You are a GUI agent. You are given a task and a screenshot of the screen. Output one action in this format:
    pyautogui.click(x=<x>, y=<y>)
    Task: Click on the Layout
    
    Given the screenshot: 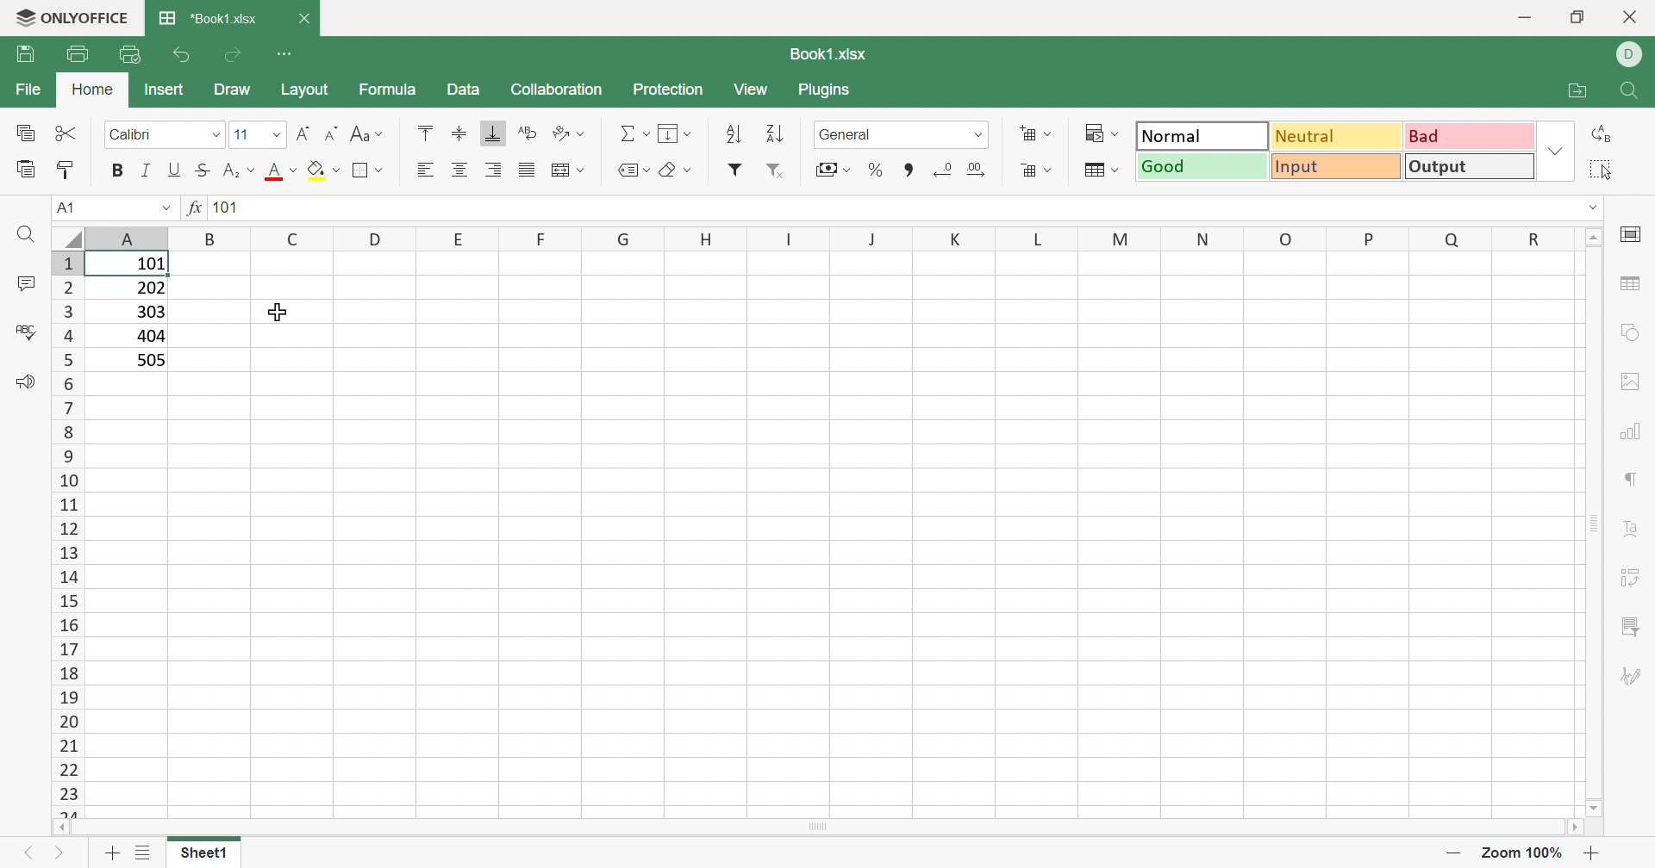 What is the action you would take?
    pyautogui.click(x=311, y=90)
    